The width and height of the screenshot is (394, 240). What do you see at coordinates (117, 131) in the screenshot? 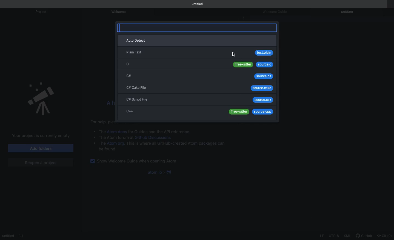
I see `Atom docs Link` at bounding box center [117, 131].